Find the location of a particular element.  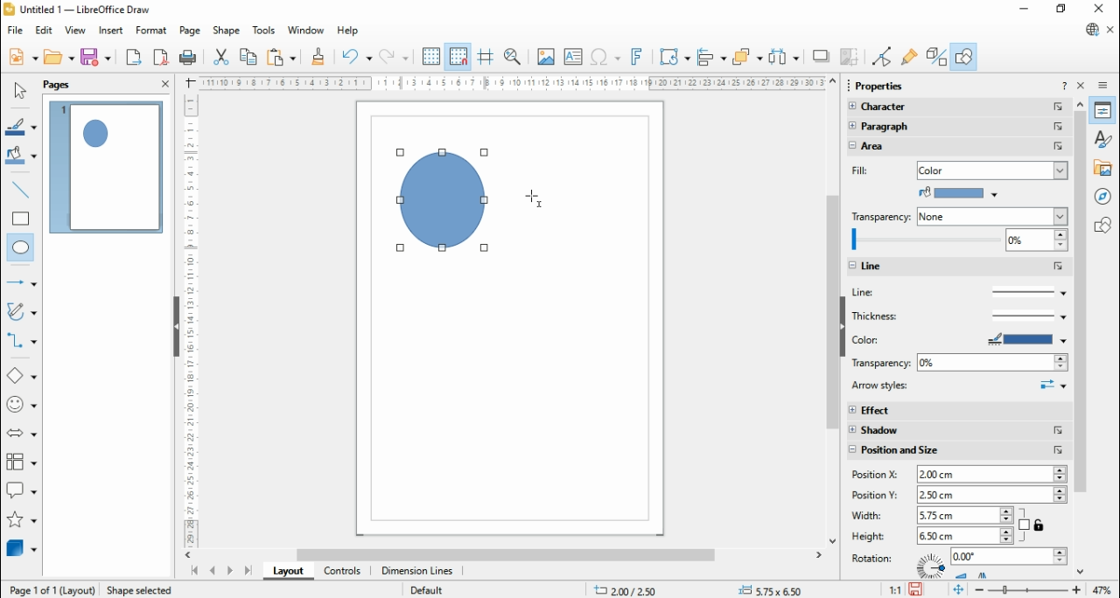

insert line is located at coordinates (23, 190).